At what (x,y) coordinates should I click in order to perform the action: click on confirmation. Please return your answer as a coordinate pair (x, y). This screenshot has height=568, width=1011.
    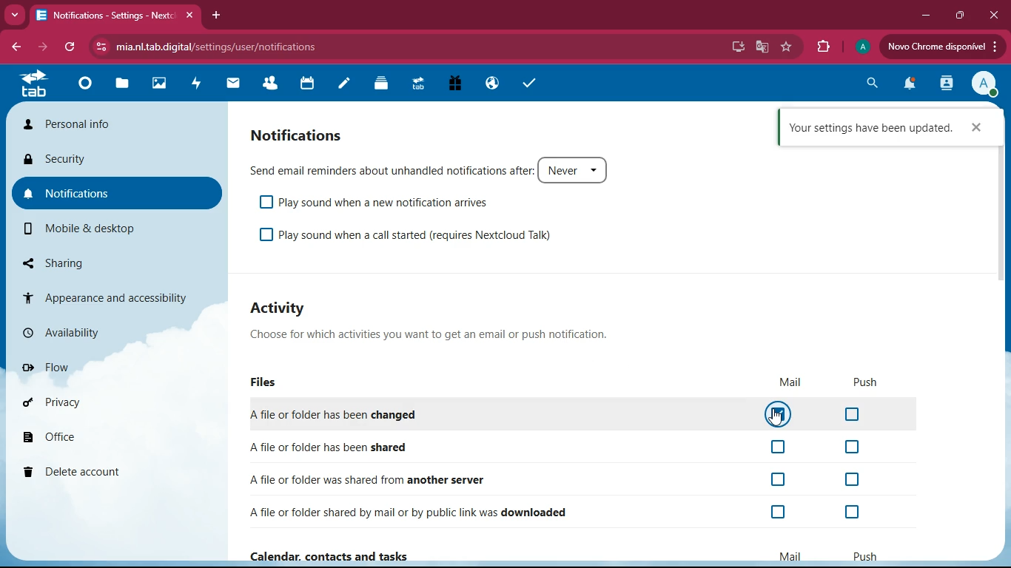
    Looking at the image, I should click on (870, 128).